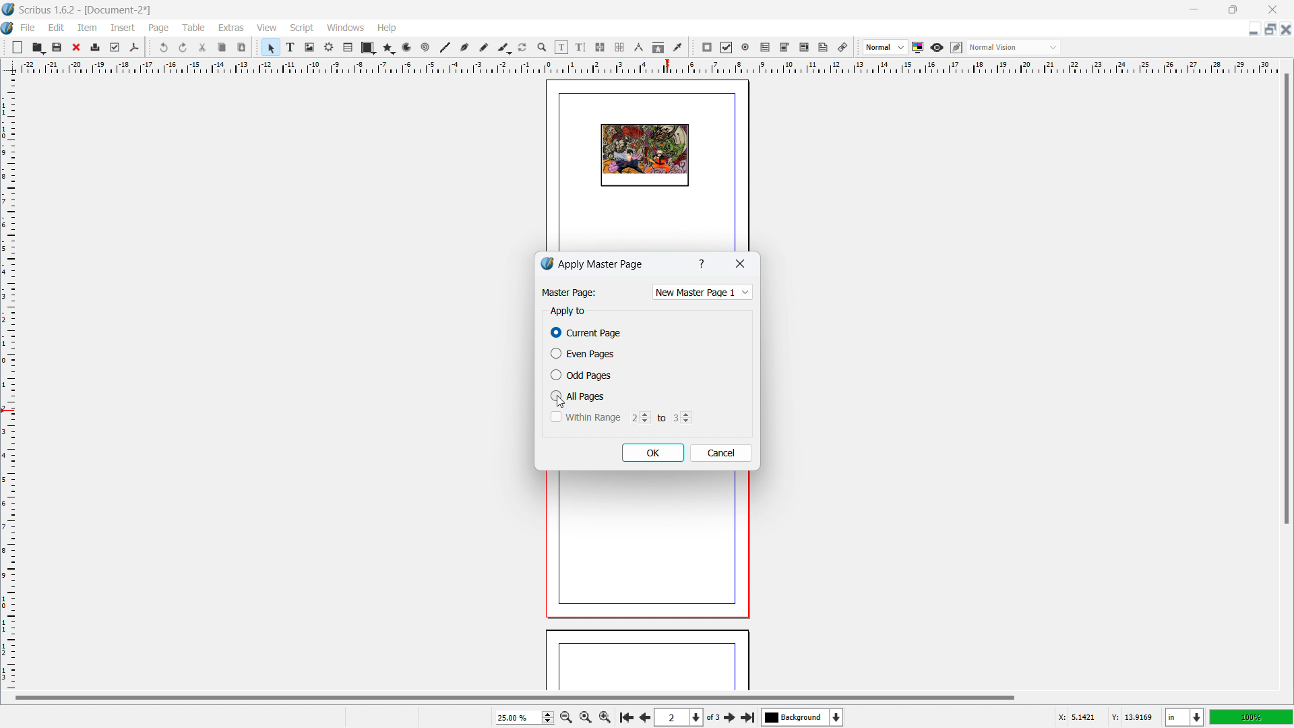 This screenshot has height=728, width=1294. I want to click on edit contents of the frame, so click(561, 48).